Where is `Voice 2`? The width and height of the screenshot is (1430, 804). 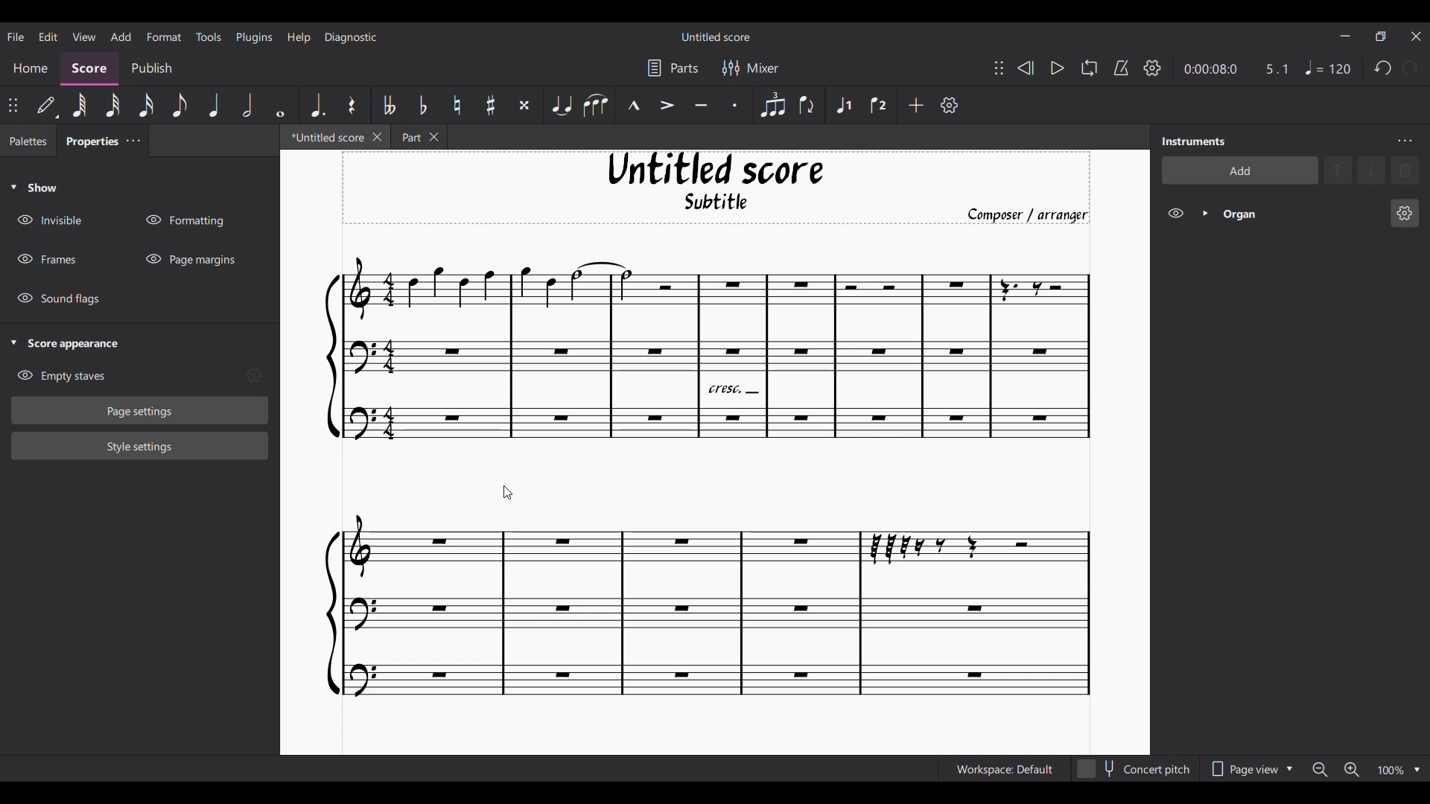 Voice 2 is located at coordinates (880, 105).